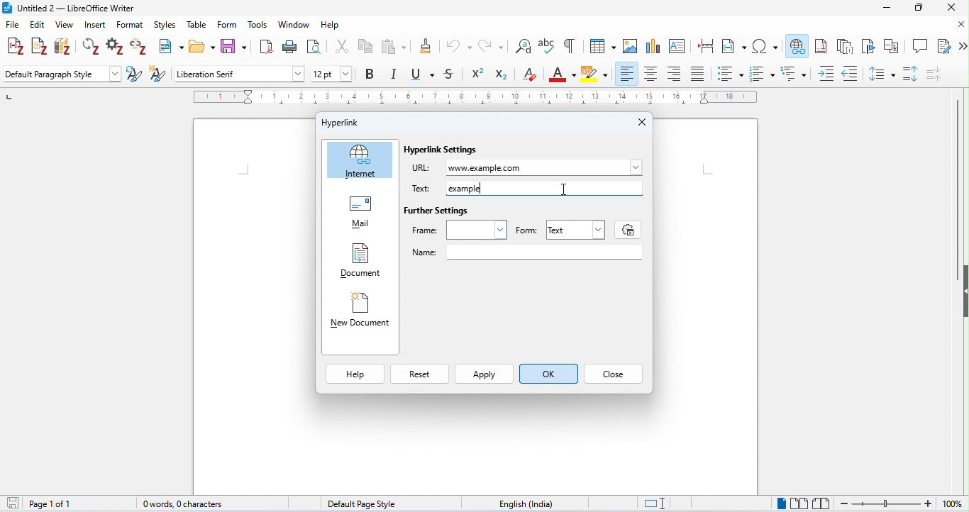 This screenshot has width=969, height=512. I want to click on add/edit citations, so click(16, 48).